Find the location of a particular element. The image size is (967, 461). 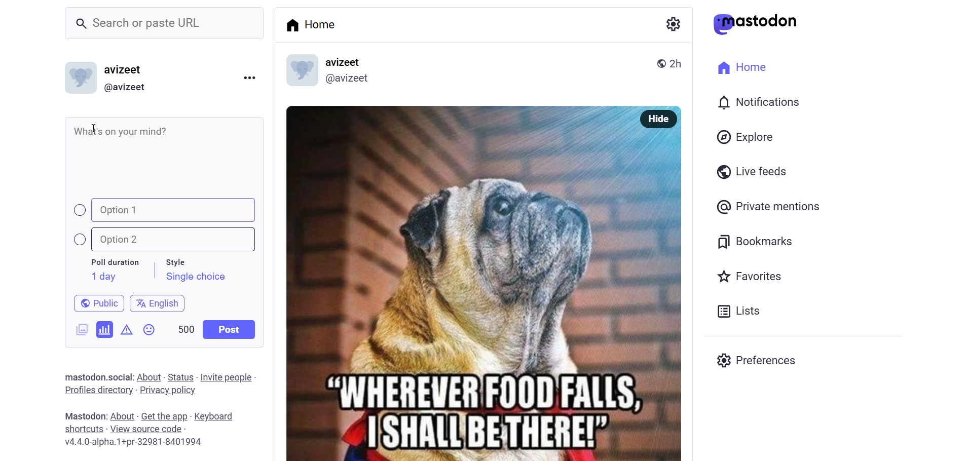

shortcuts is located at coordinates (83, 429).